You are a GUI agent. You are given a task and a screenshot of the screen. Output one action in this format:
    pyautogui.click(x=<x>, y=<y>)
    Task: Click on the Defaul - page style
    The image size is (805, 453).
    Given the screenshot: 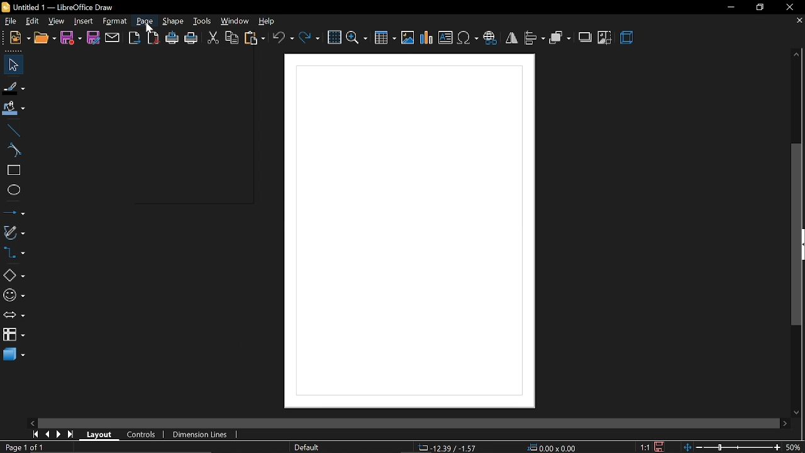 What is the action you would take?
    pyautogui.click(x=309, y=447)
    